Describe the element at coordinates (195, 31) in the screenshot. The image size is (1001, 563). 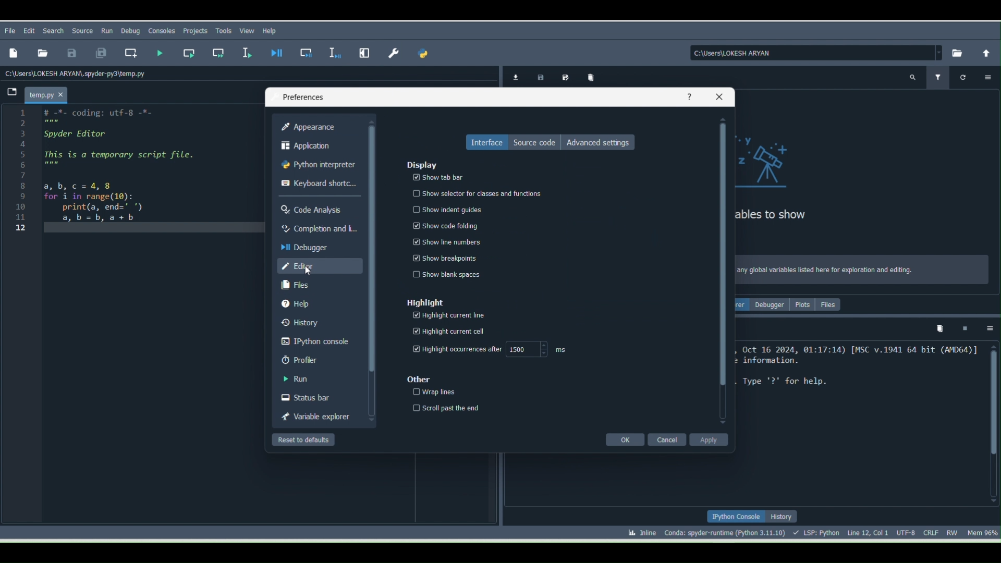
I see `Projects` at that location.